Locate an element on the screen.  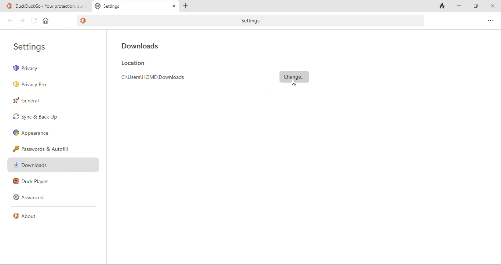
general is located at coordinates (32, 102).